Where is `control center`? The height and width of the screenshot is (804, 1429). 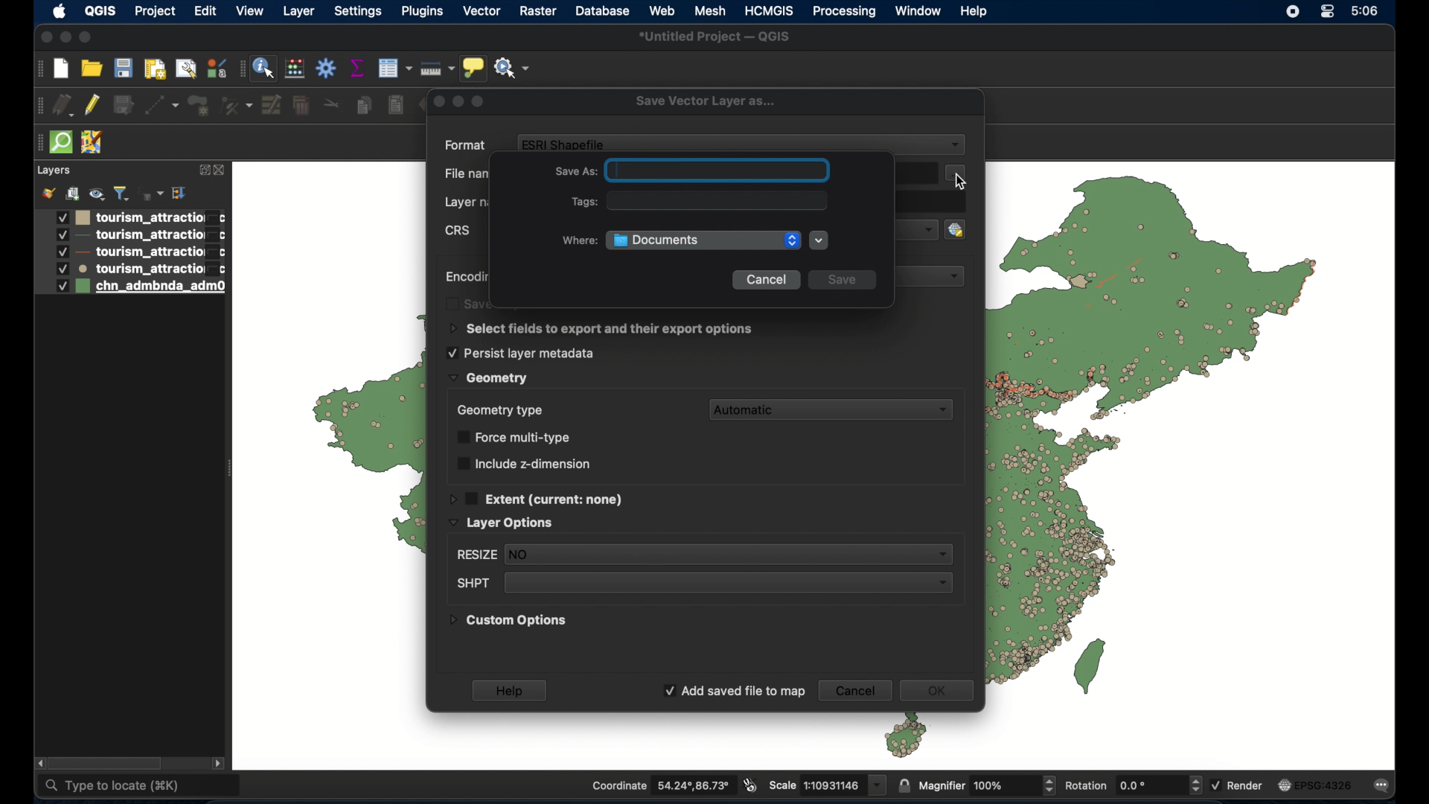 control center is located at coordinates (1330, 13).